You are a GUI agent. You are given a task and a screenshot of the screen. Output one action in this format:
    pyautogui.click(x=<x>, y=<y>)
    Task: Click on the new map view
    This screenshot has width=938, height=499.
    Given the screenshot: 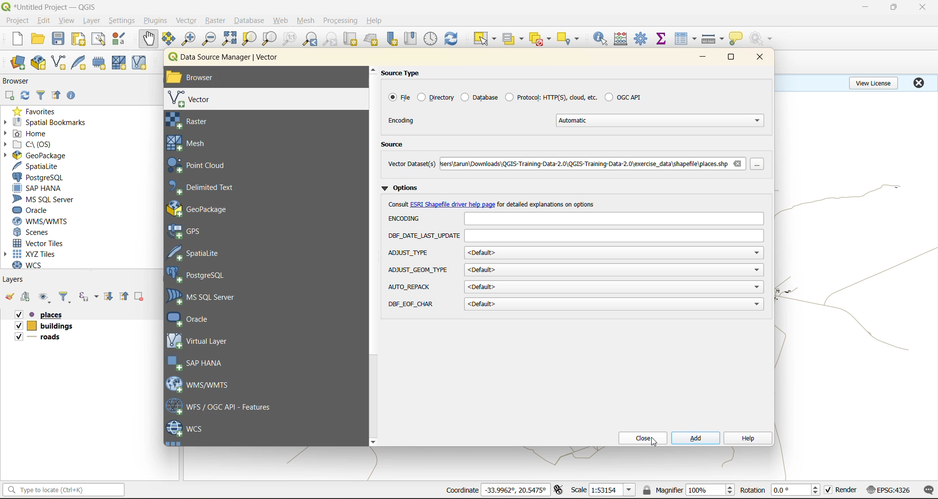 What is the action you would take?
    pyautogui.click(x=352, y=41)
    